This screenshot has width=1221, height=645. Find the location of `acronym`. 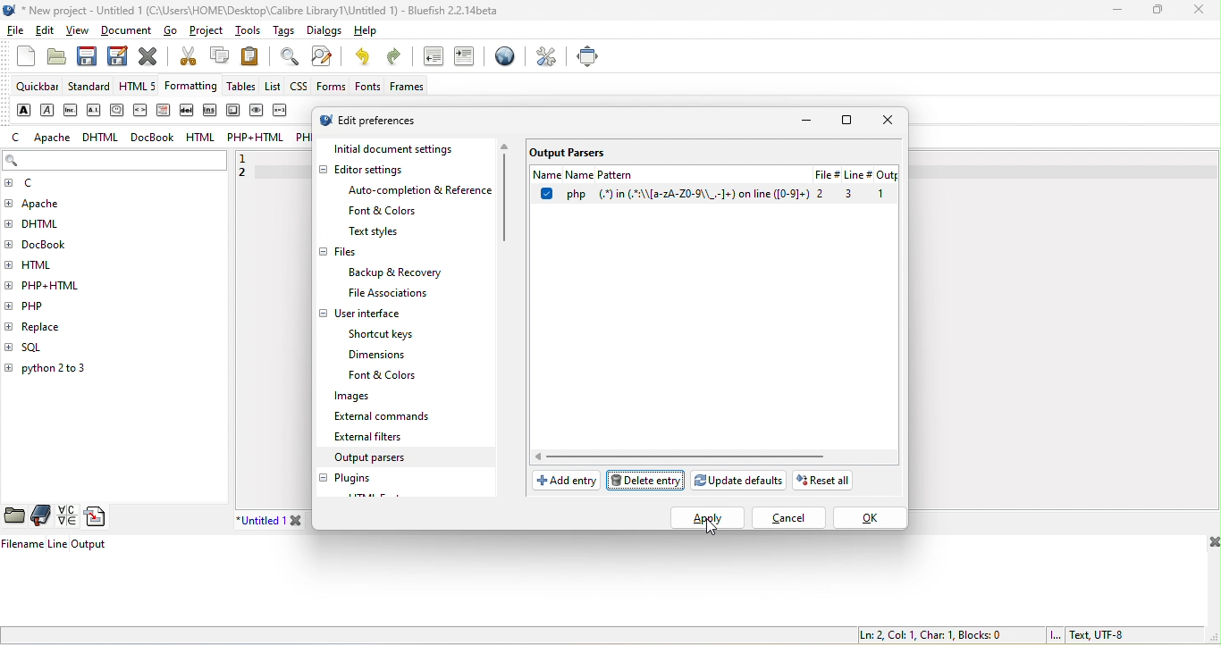

acronym is located at coordinates (96, 110).